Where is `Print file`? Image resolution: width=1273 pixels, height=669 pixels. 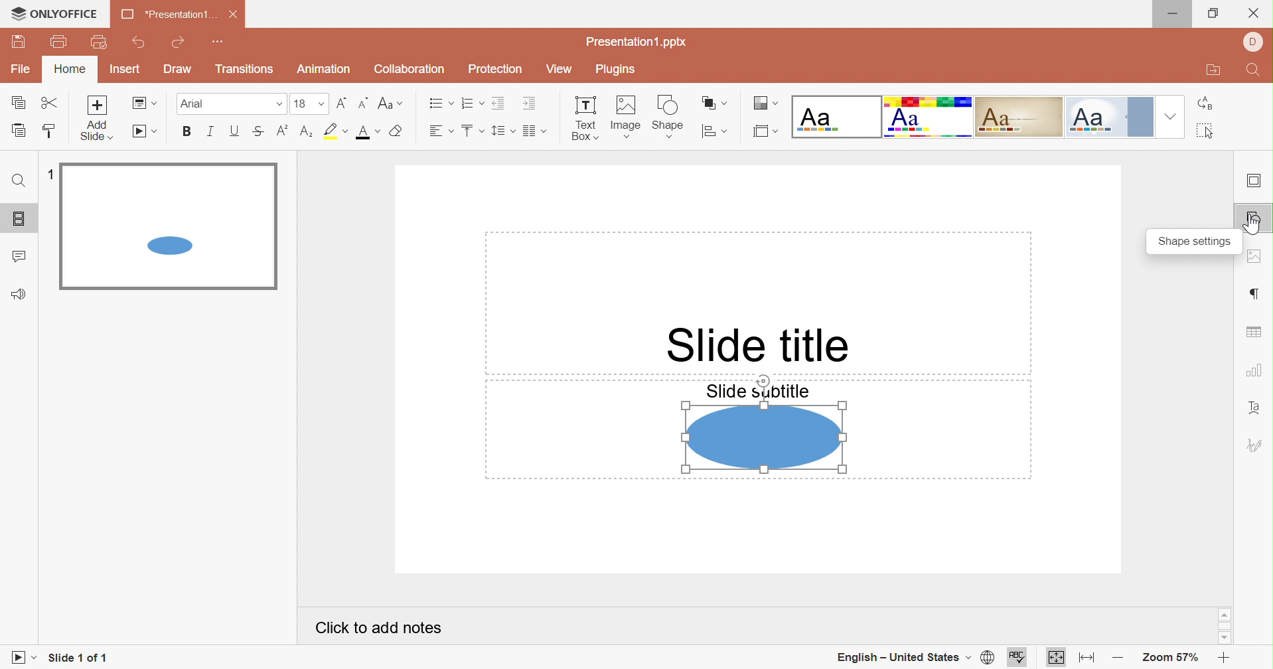
Print file is located at coordinates (60, 42).